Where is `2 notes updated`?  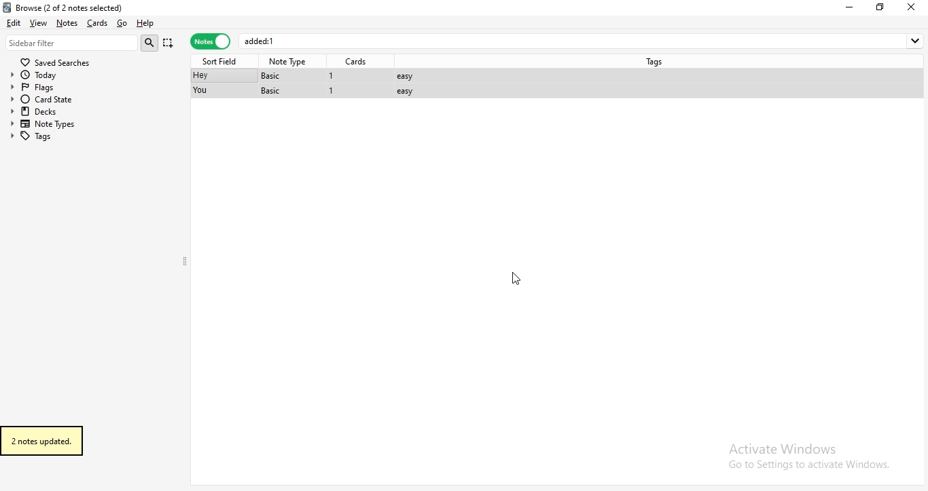
2 notes updated is located at coordinates (52, 441).